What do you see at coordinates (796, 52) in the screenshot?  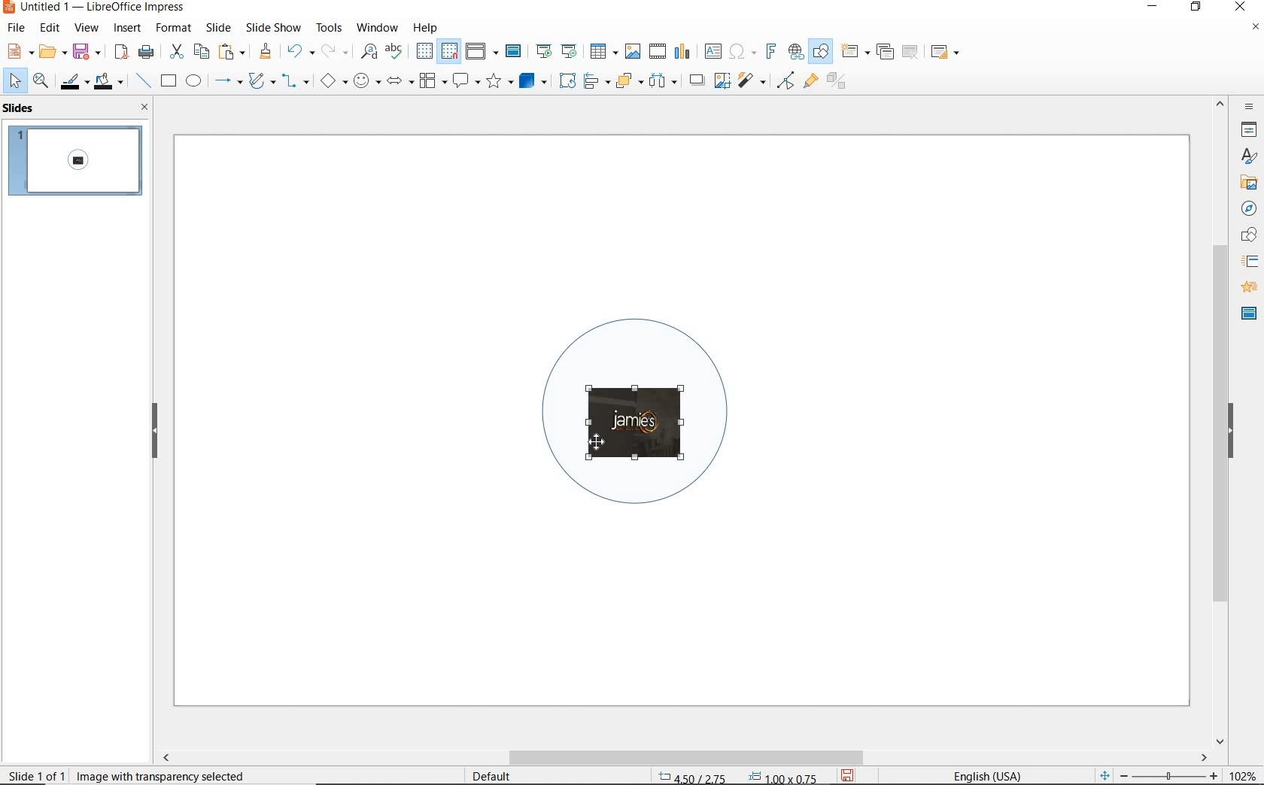 I see `insert hyperlink` at bounding box center [796, 52].